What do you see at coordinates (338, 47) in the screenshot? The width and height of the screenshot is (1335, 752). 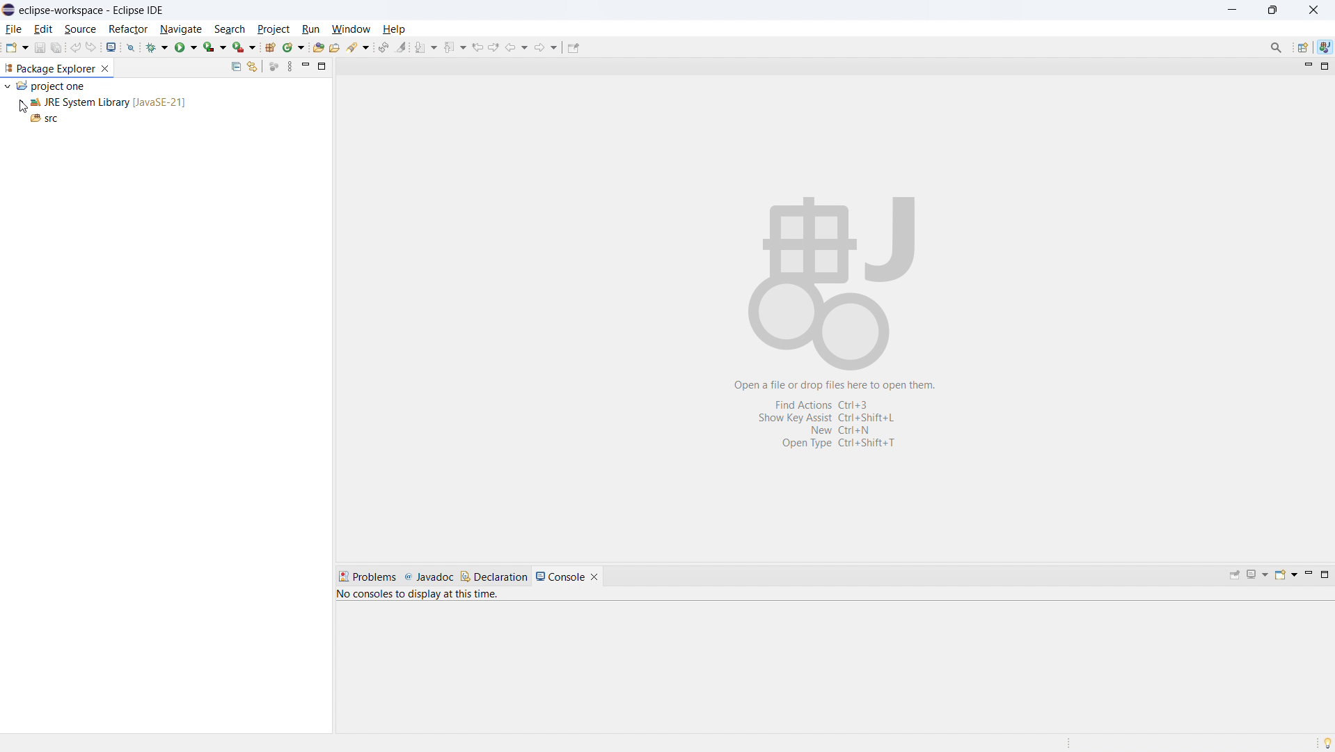 I see `Open` at bounding box center [338, 47].